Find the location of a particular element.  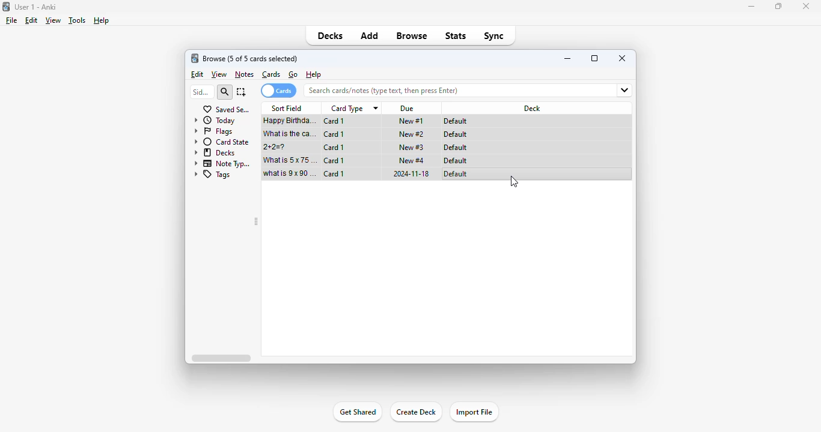

help is located at coordinates (314, 74).